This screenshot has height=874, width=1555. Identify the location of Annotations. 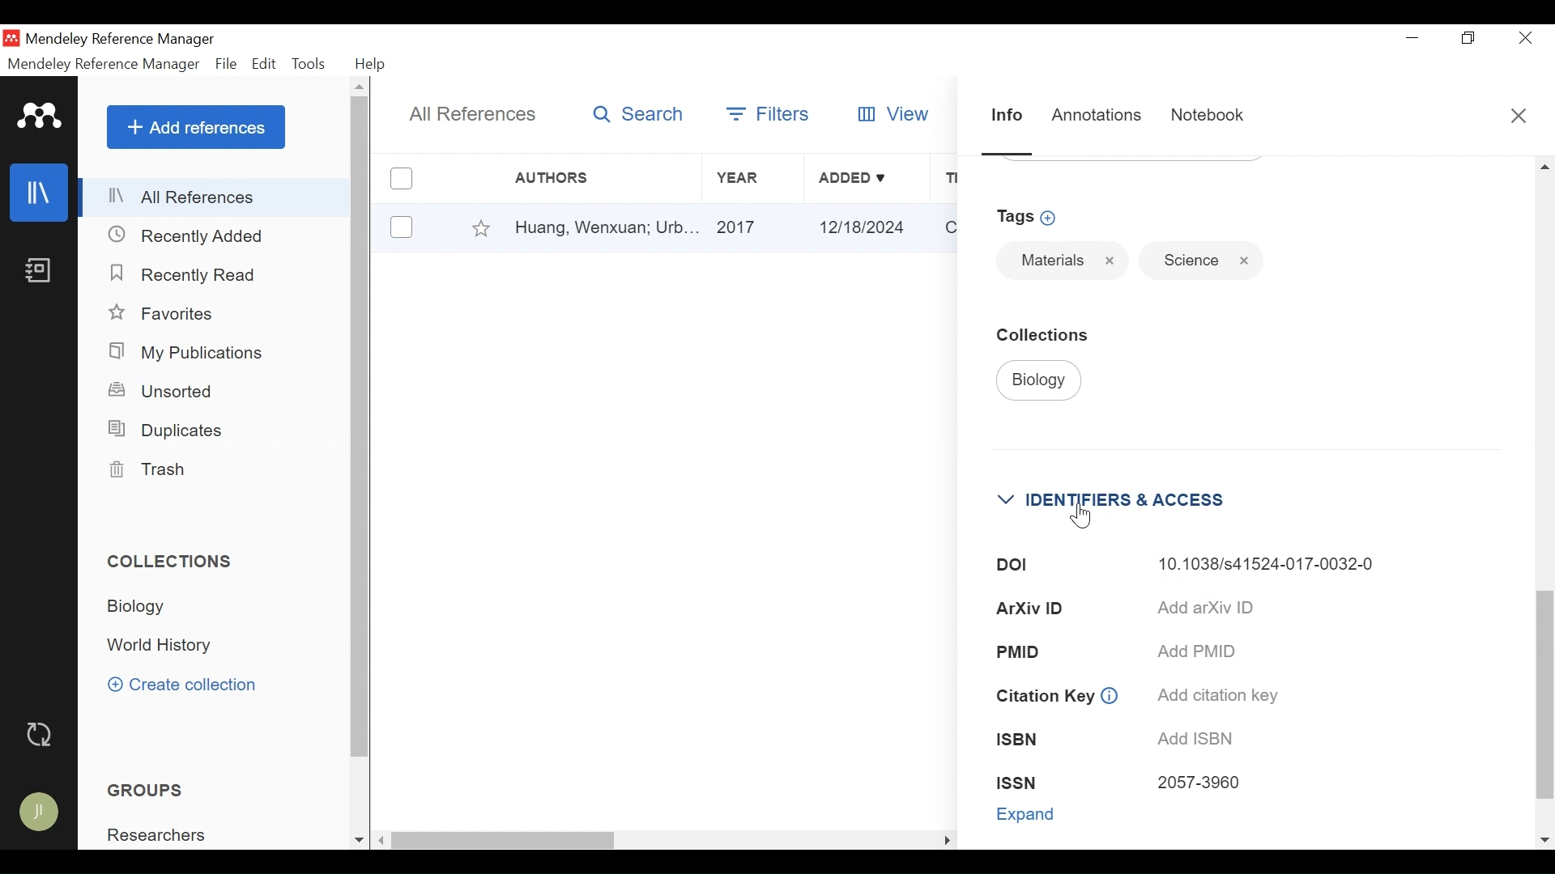
(1096, 115).